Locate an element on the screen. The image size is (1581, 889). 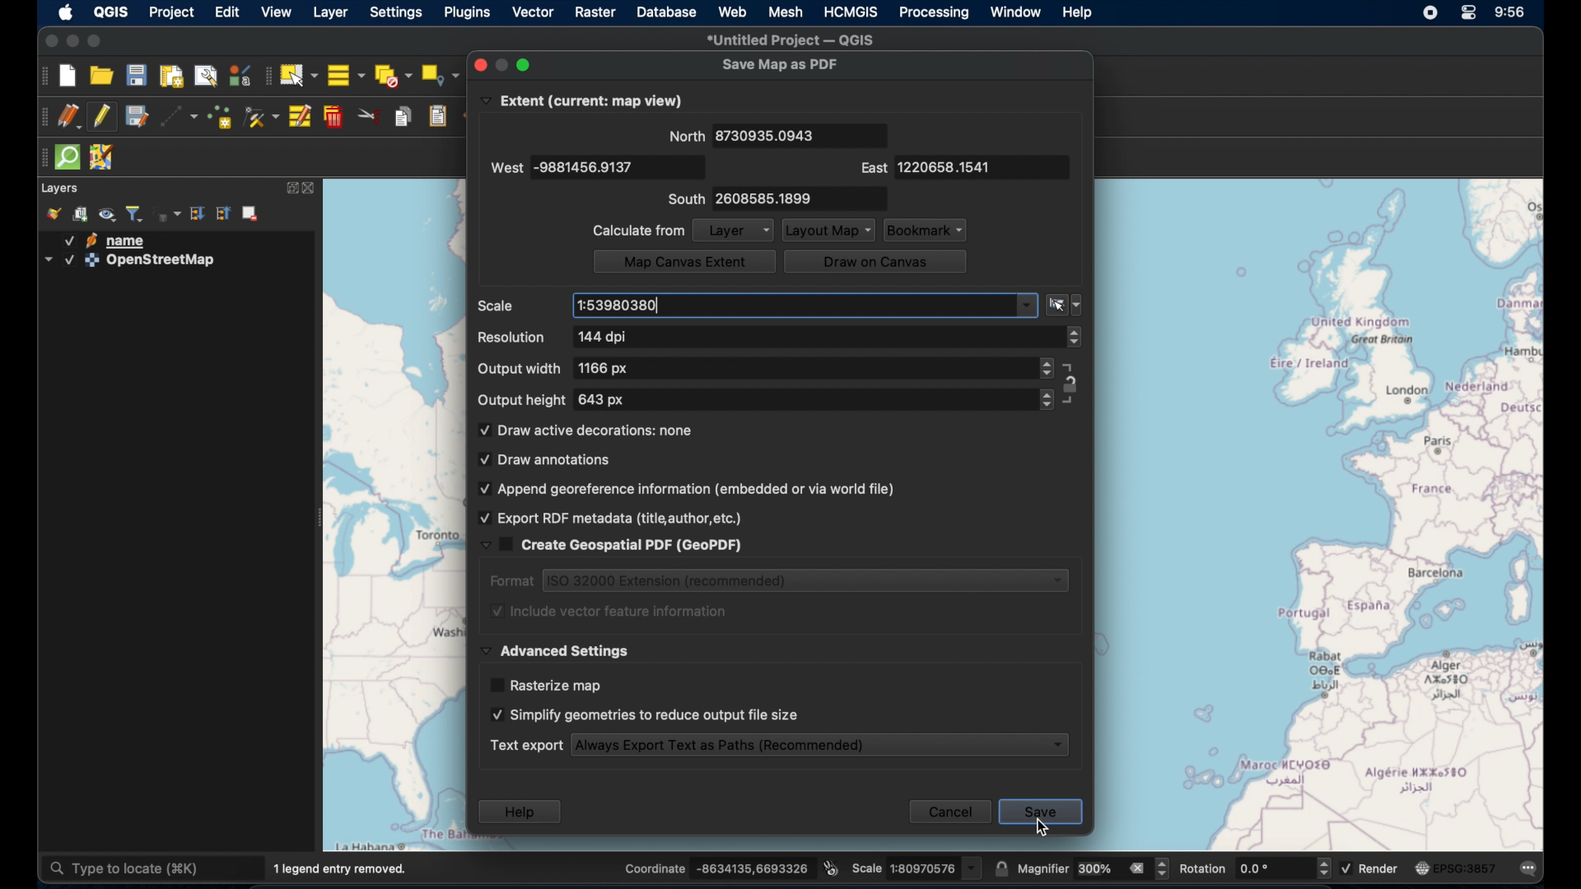
8730935.0943 is located at coordinates (767, 136).